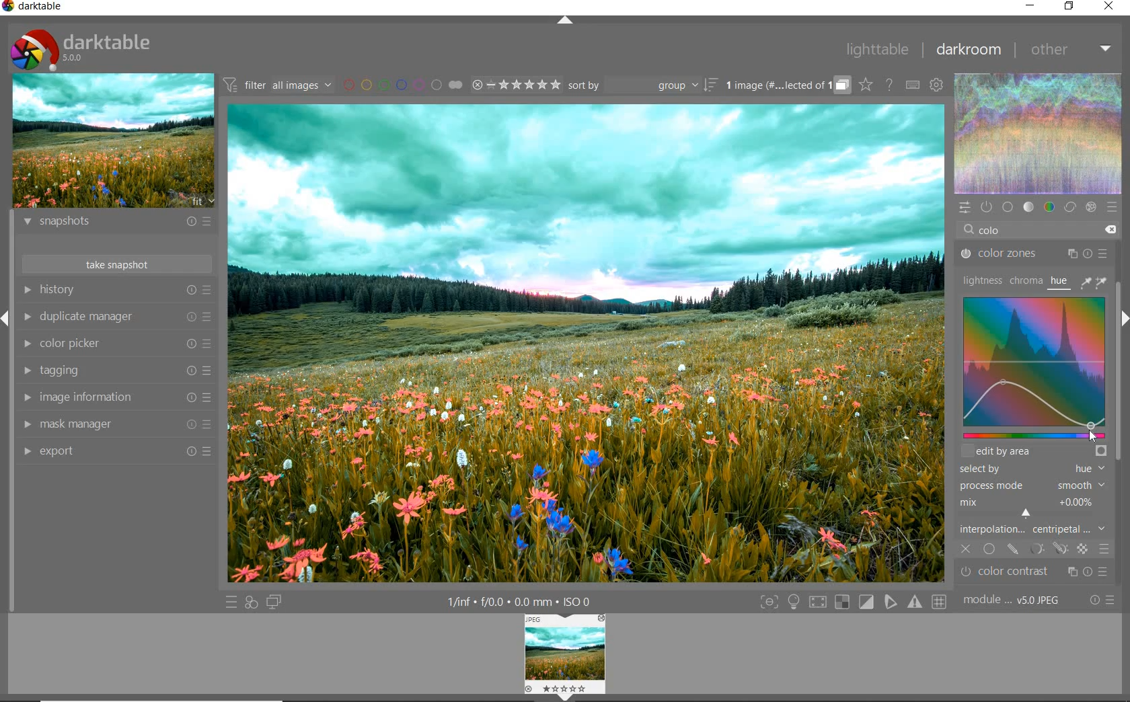 The image size is (1130, 702). Describe the element at coordinates (864, 84) in the screenshot. I see `click to change overlays on thumbnails` at that location.